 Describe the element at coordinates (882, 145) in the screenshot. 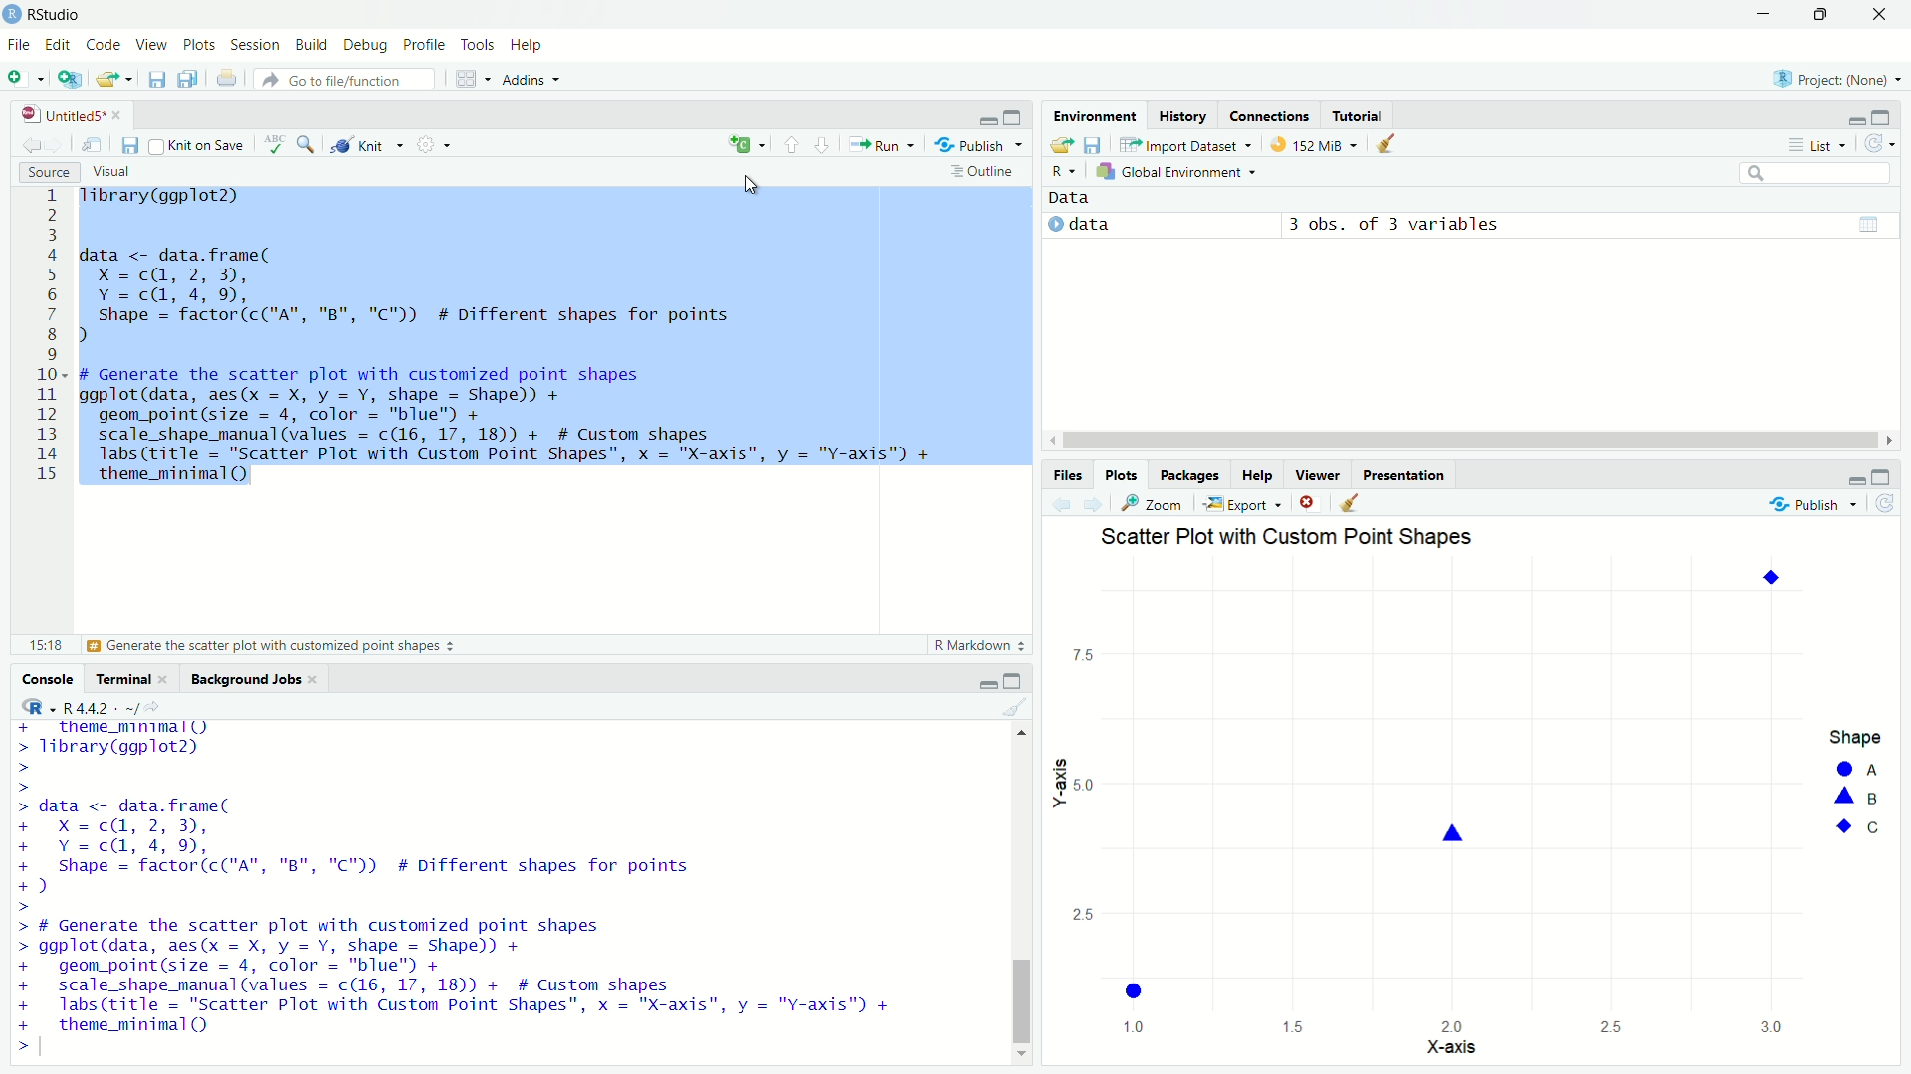

I see `Run` at that location.